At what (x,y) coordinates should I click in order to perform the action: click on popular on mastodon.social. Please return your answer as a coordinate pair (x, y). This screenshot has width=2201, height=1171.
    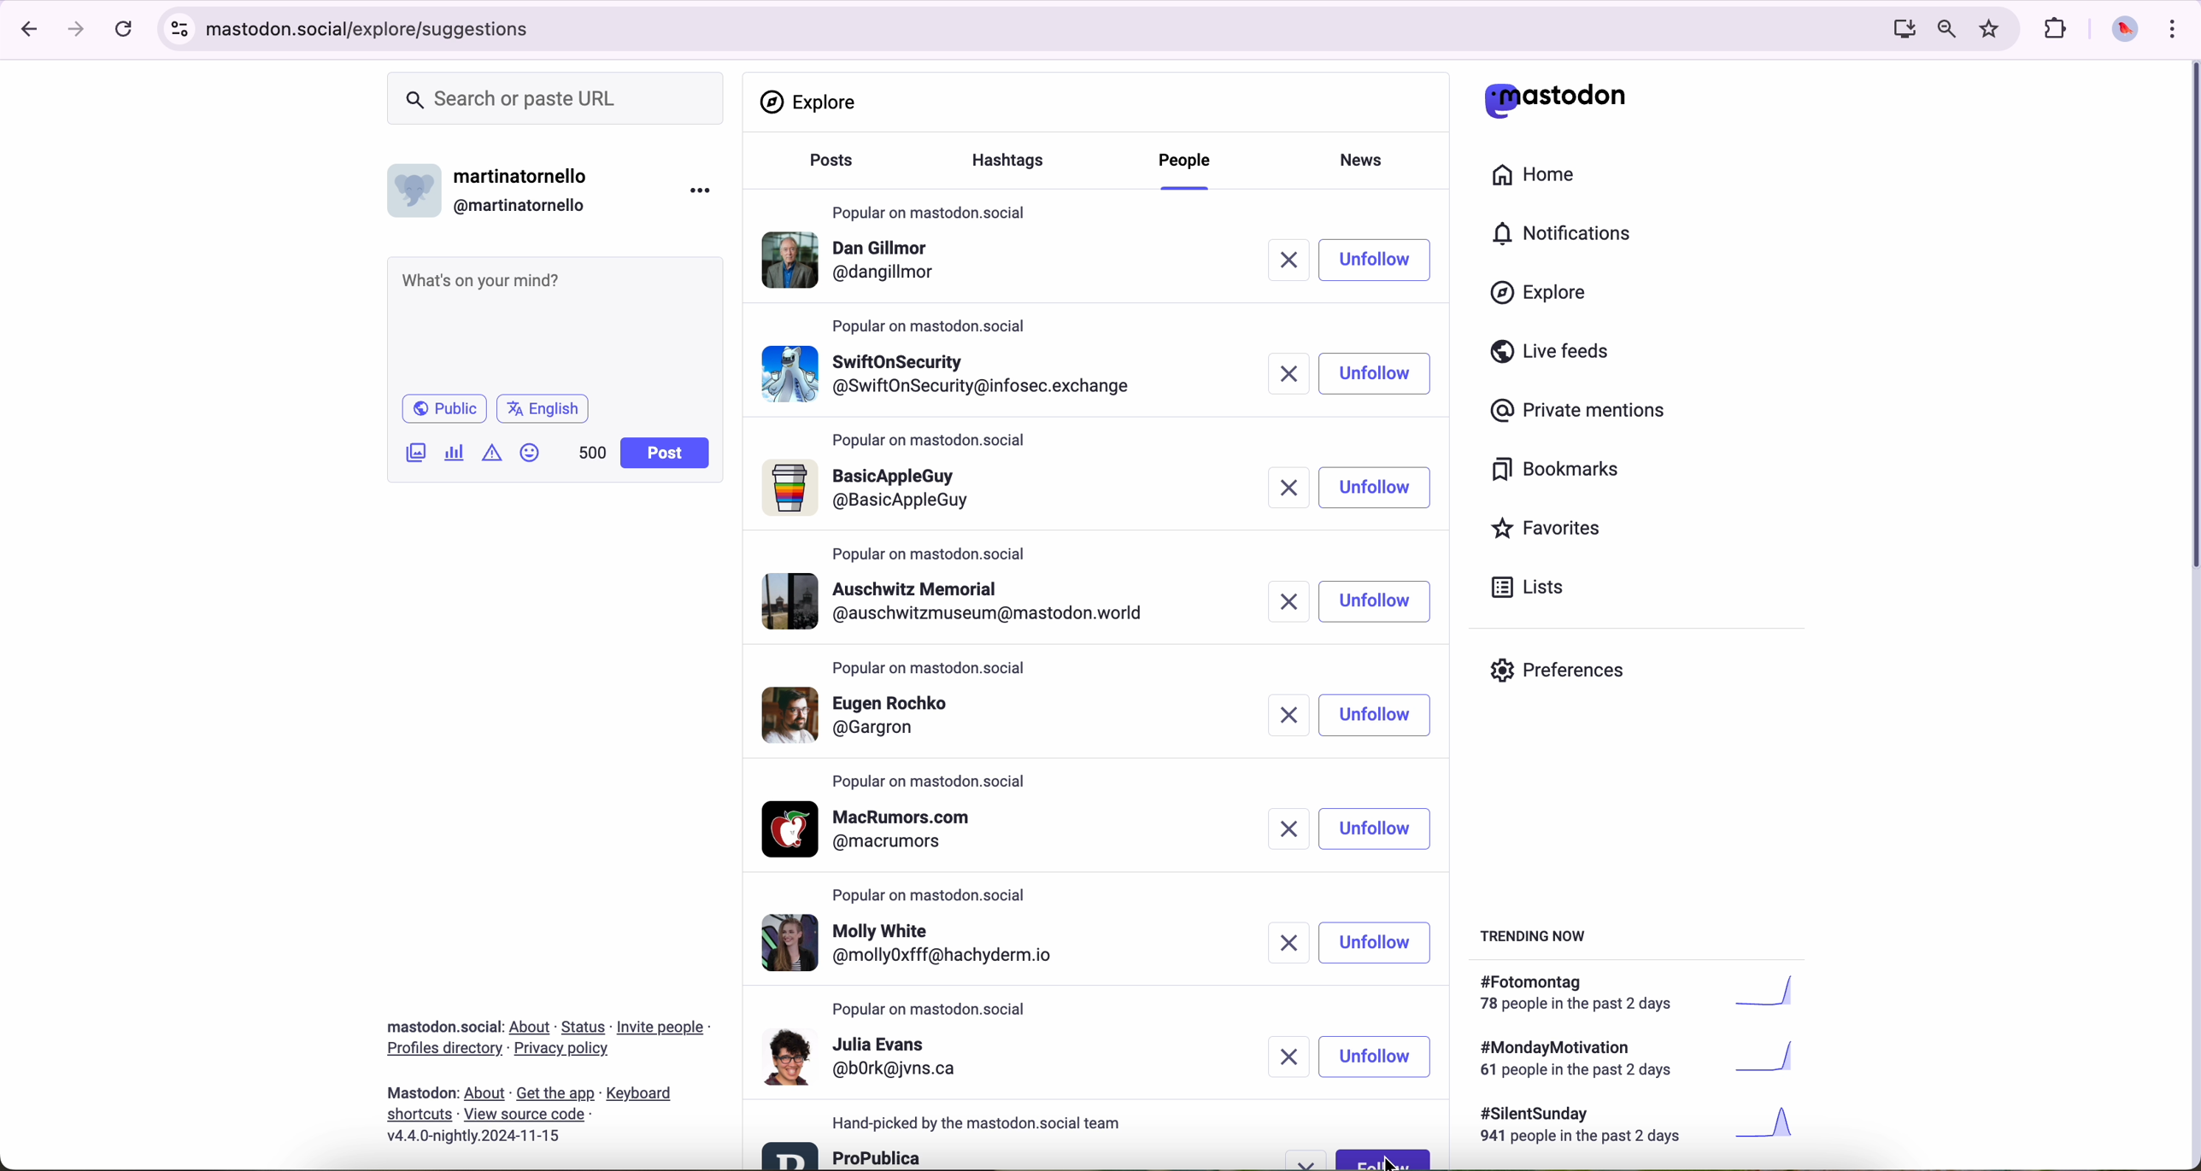
    Looking at the image, I should click on (930, 208).